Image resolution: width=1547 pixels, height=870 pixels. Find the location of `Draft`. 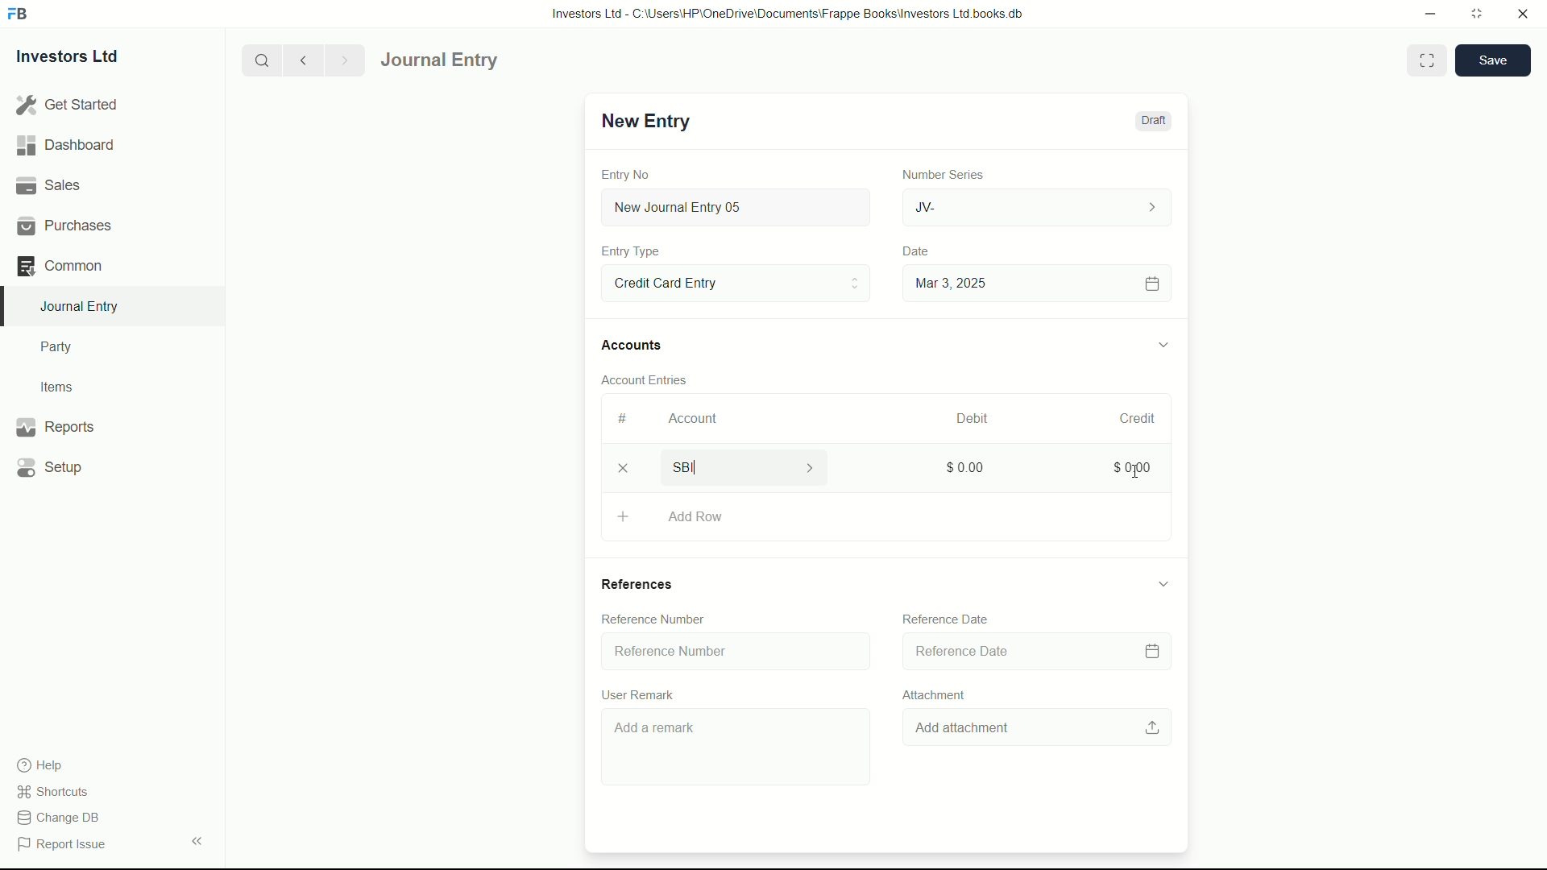

Draft is located at coordinates (1152, 121).